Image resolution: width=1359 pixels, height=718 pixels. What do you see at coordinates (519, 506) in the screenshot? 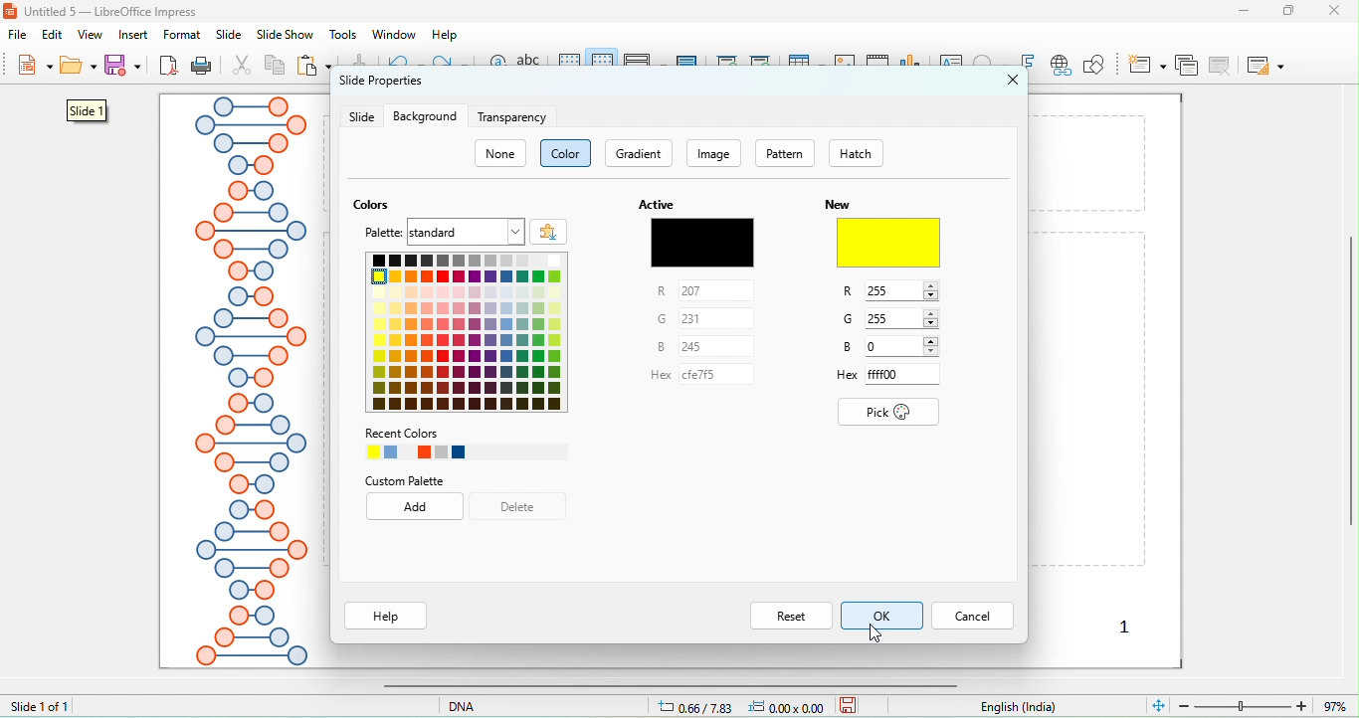
I see `delete` at bounding box center [519, 506].